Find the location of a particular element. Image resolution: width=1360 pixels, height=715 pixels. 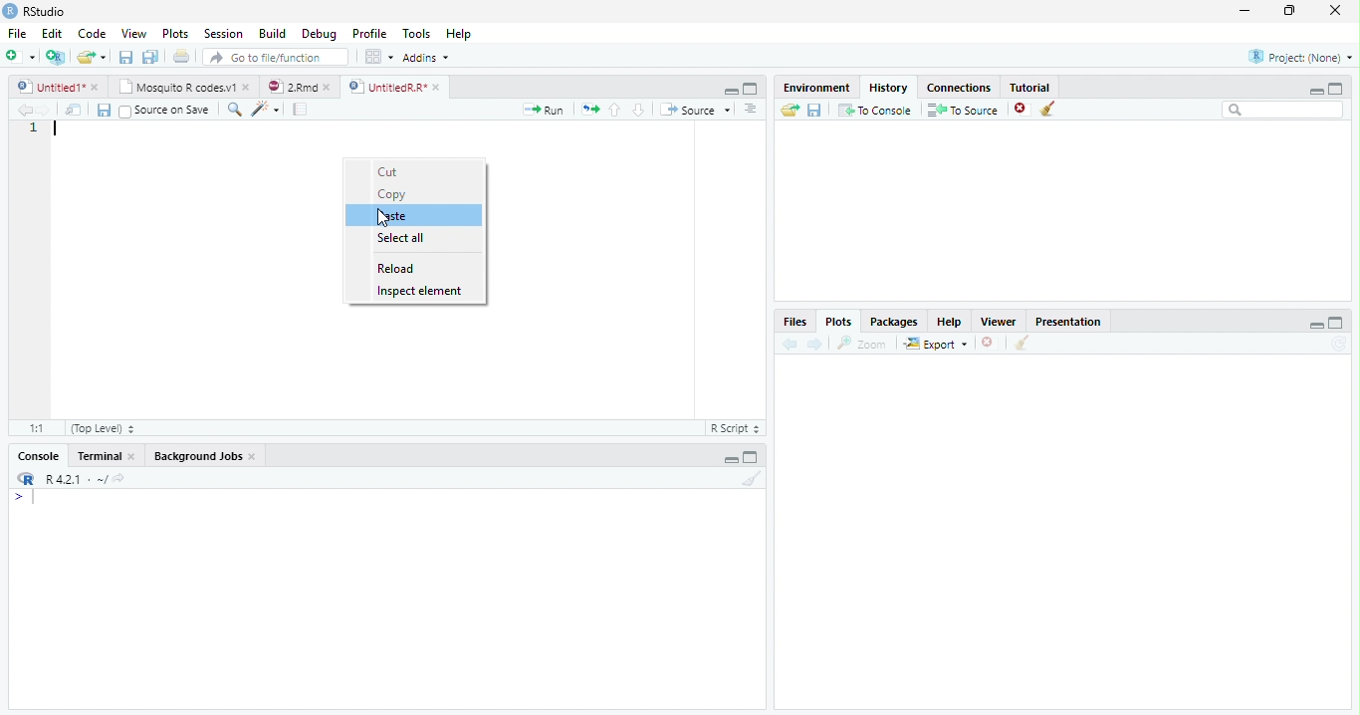

Create file is located at coordinates (21, 58).